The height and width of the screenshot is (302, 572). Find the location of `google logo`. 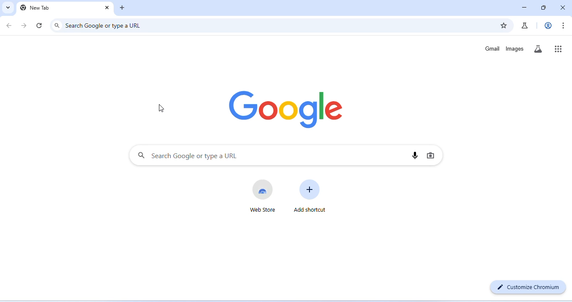

google logo is located at coordinates (285, 111).